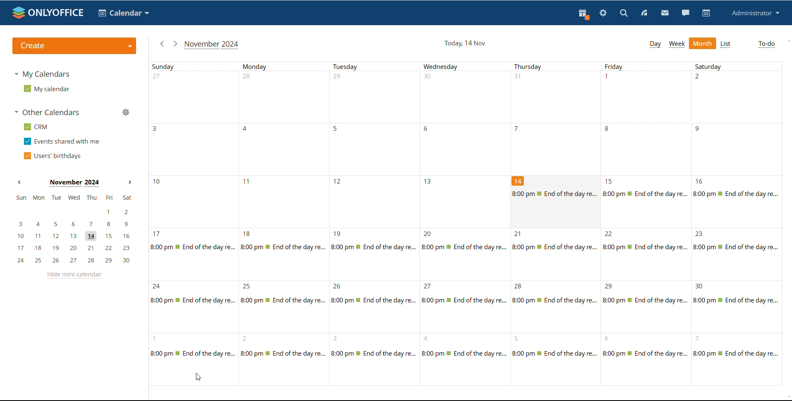 Image resolution: width=792 pixels, height=401 pixels. Describe the element at coordinates (686, 13) in the screenshot. I see `chat` at that location.